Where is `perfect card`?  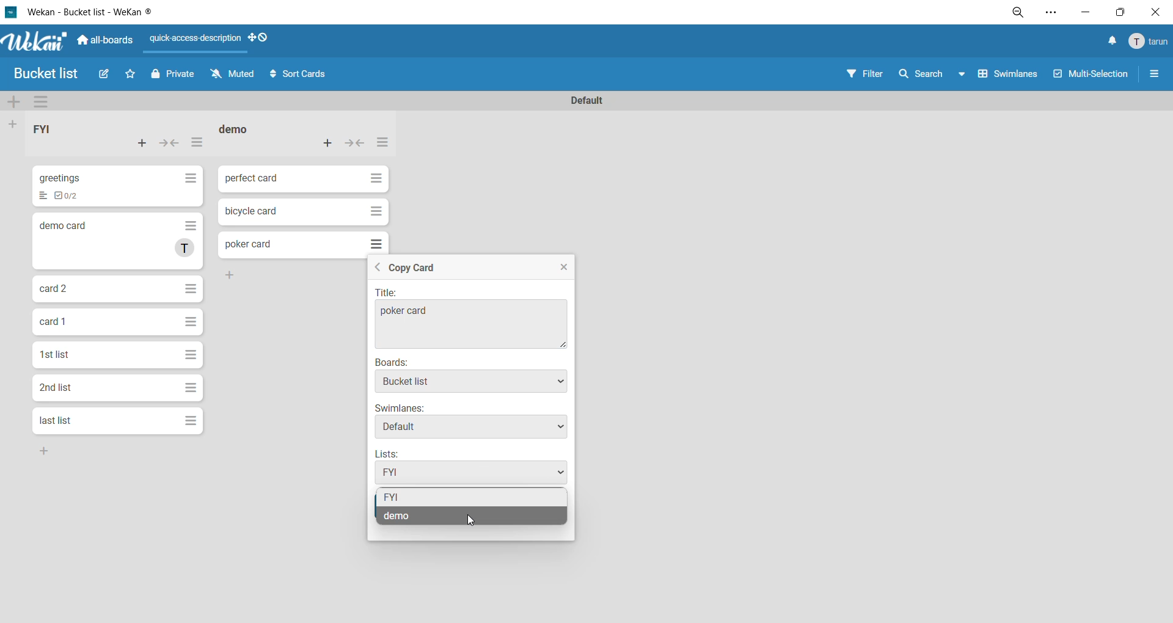
perfect card is located at coordinates (252, 178).